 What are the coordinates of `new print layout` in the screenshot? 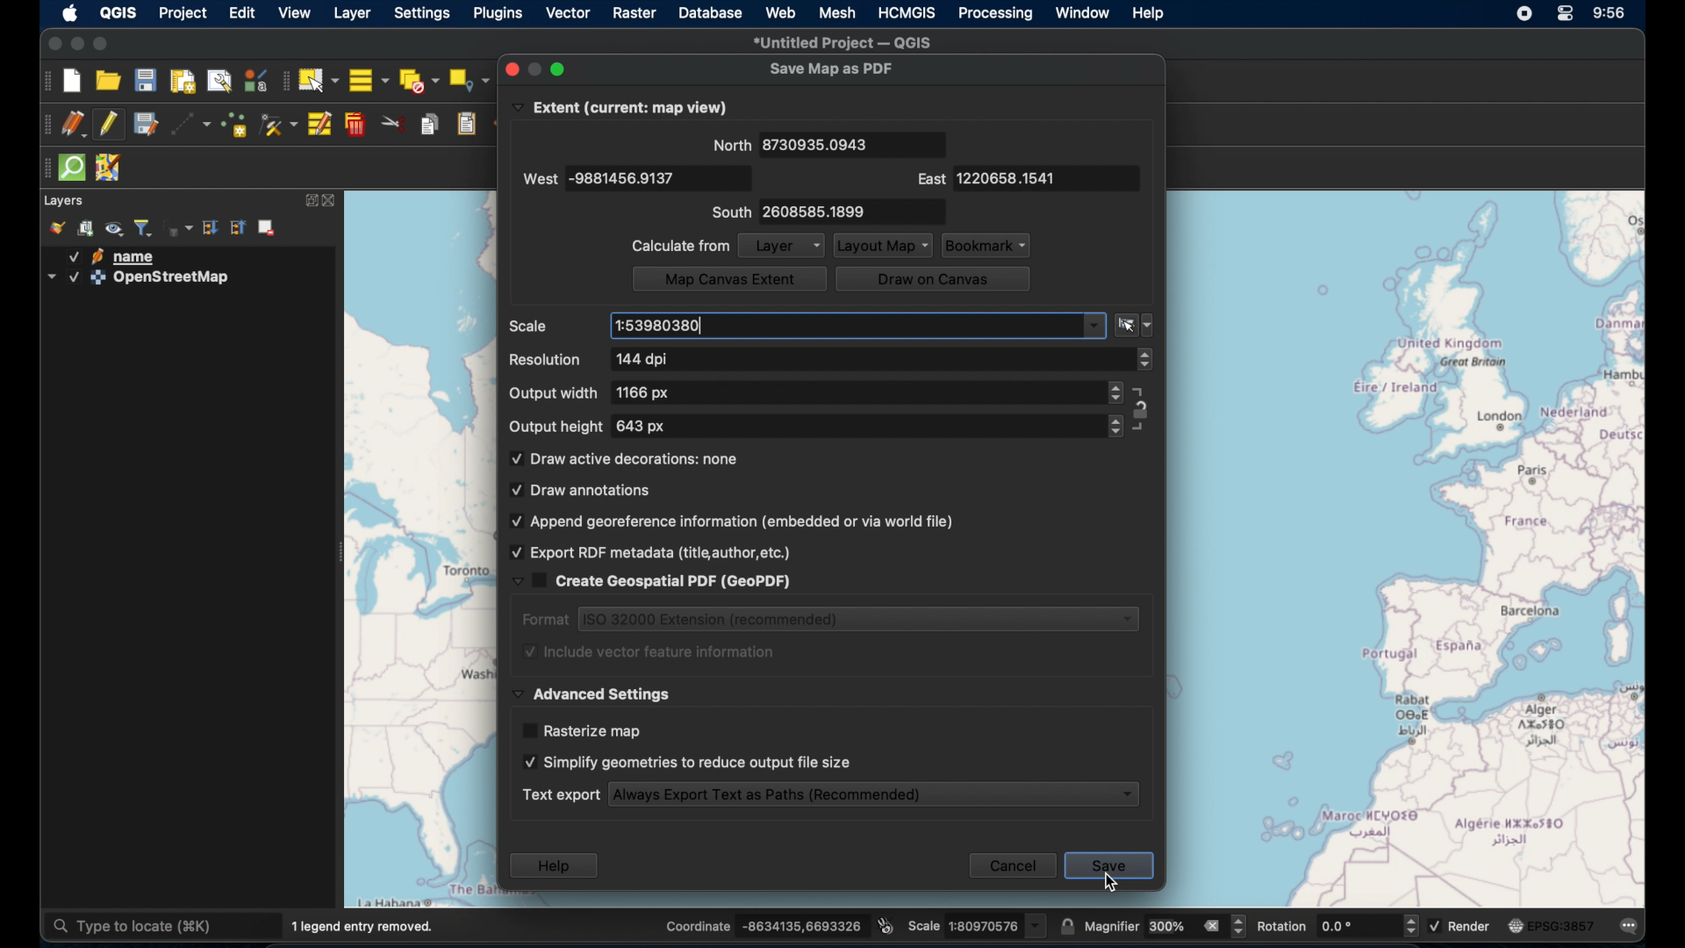 It's located at (182, 82).